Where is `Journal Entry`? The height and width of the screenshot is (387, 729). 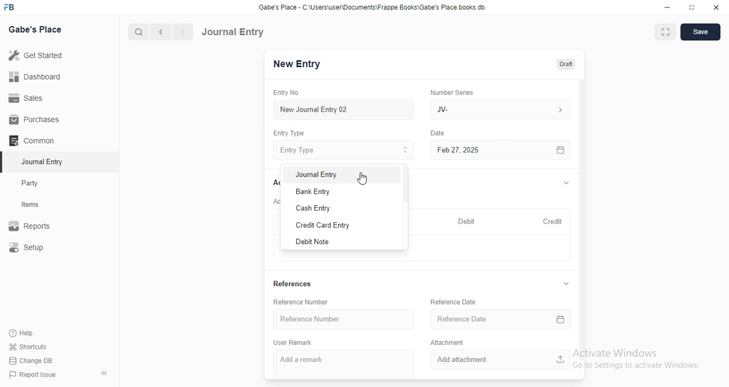 Journal Entry is located at coordinates (315, 175).